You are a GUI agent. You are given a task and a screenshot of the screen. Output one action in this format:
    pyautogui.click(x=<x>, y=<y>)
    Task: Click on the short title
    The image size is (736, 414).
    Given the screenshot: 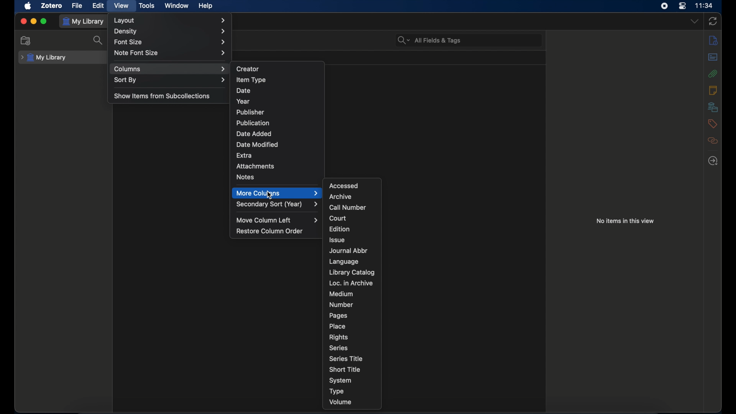 What is the action you would take?
    pyautogui.click(x=345, y=370)
    